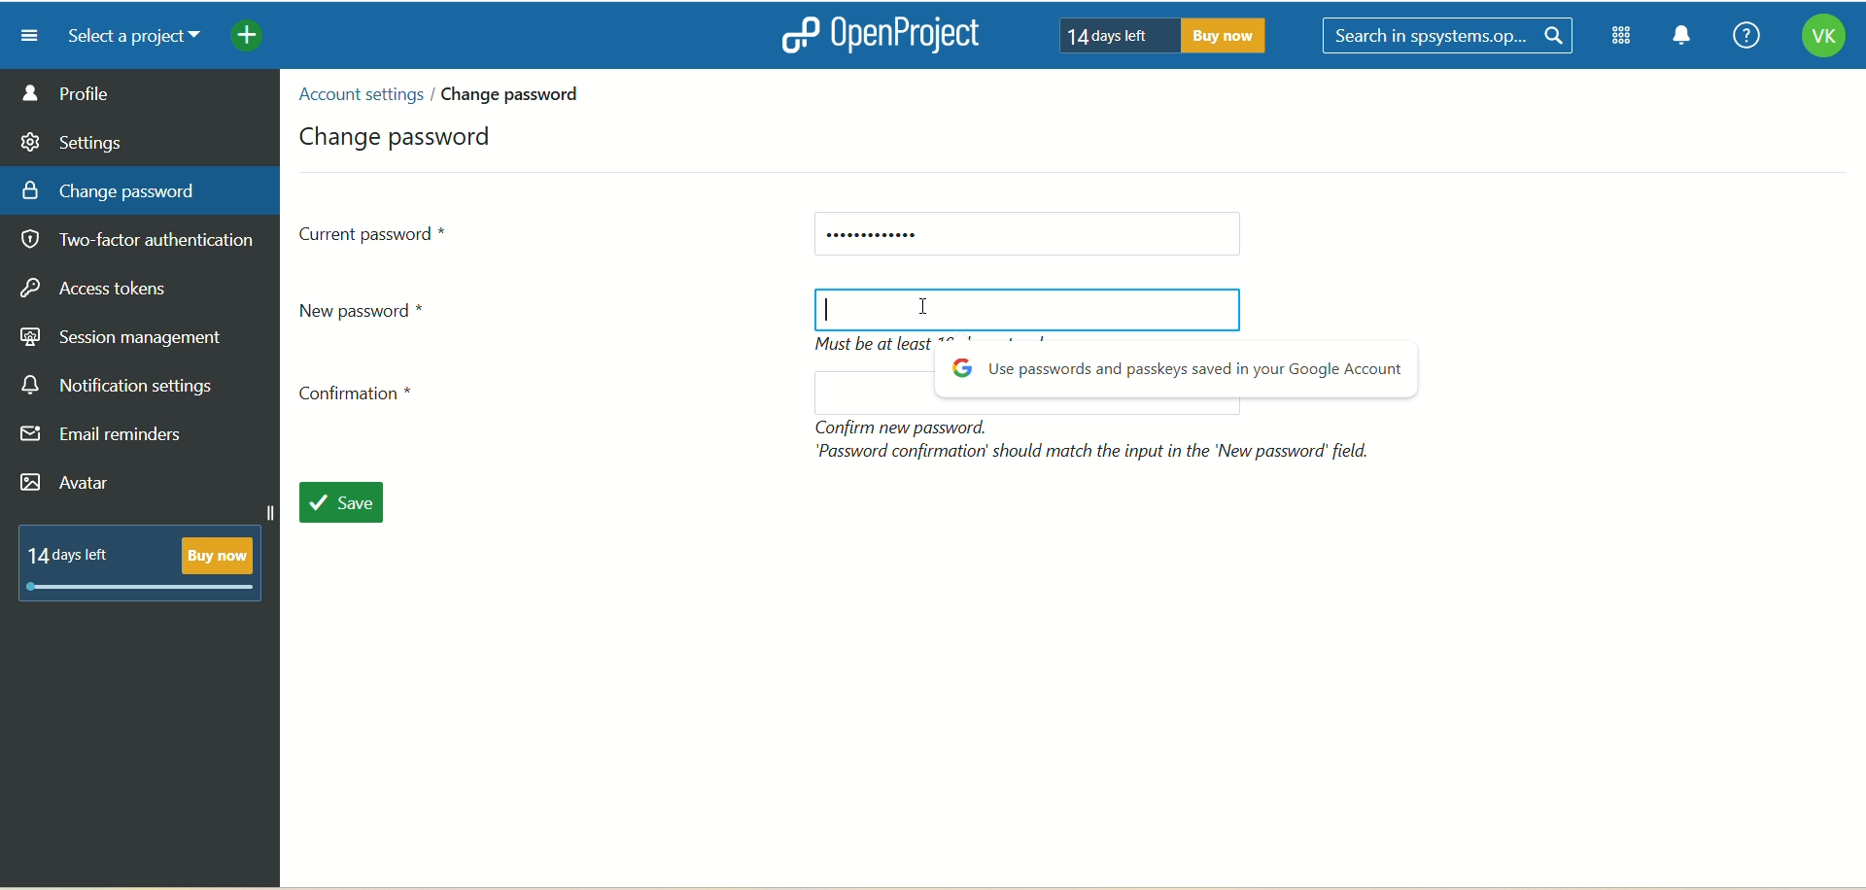 This screenshot has height=890, width=1866. What do you see at coordinates (1682, 38) in the screenshot?
I see `notification` at bounding box center [1682, 38].